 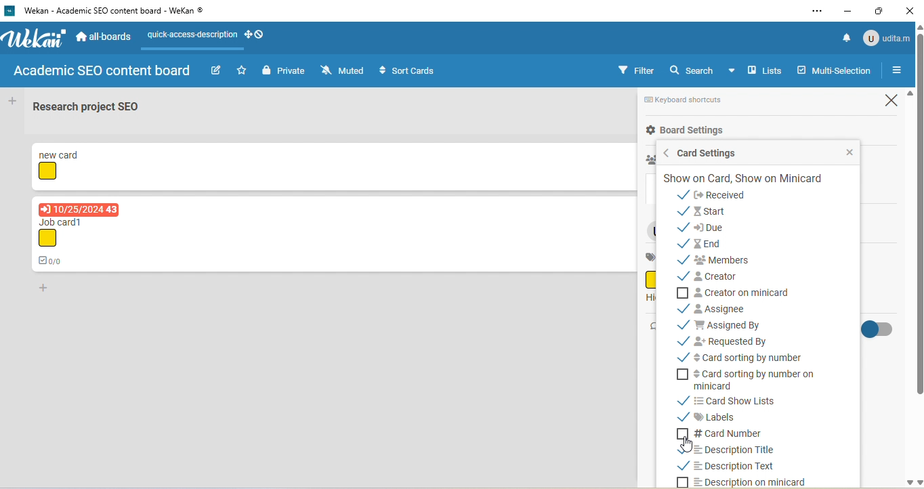 What do you see at coordinates (104, 72) in the screenshot?
I see `academic seo content board` at bounding box center [104, 72].